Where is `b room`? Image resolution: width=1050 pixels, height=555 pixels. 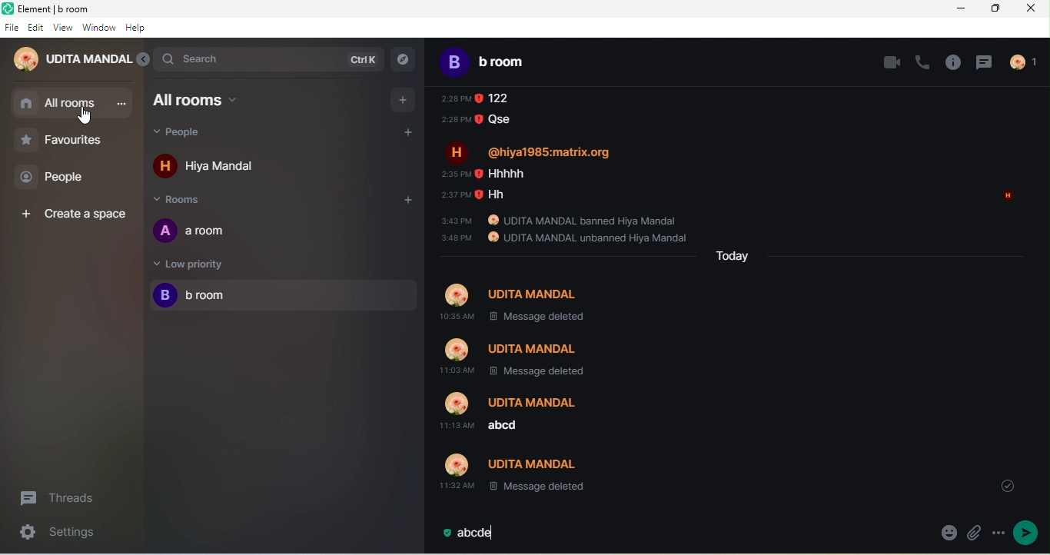 b room is located at coordinates (498, 64).